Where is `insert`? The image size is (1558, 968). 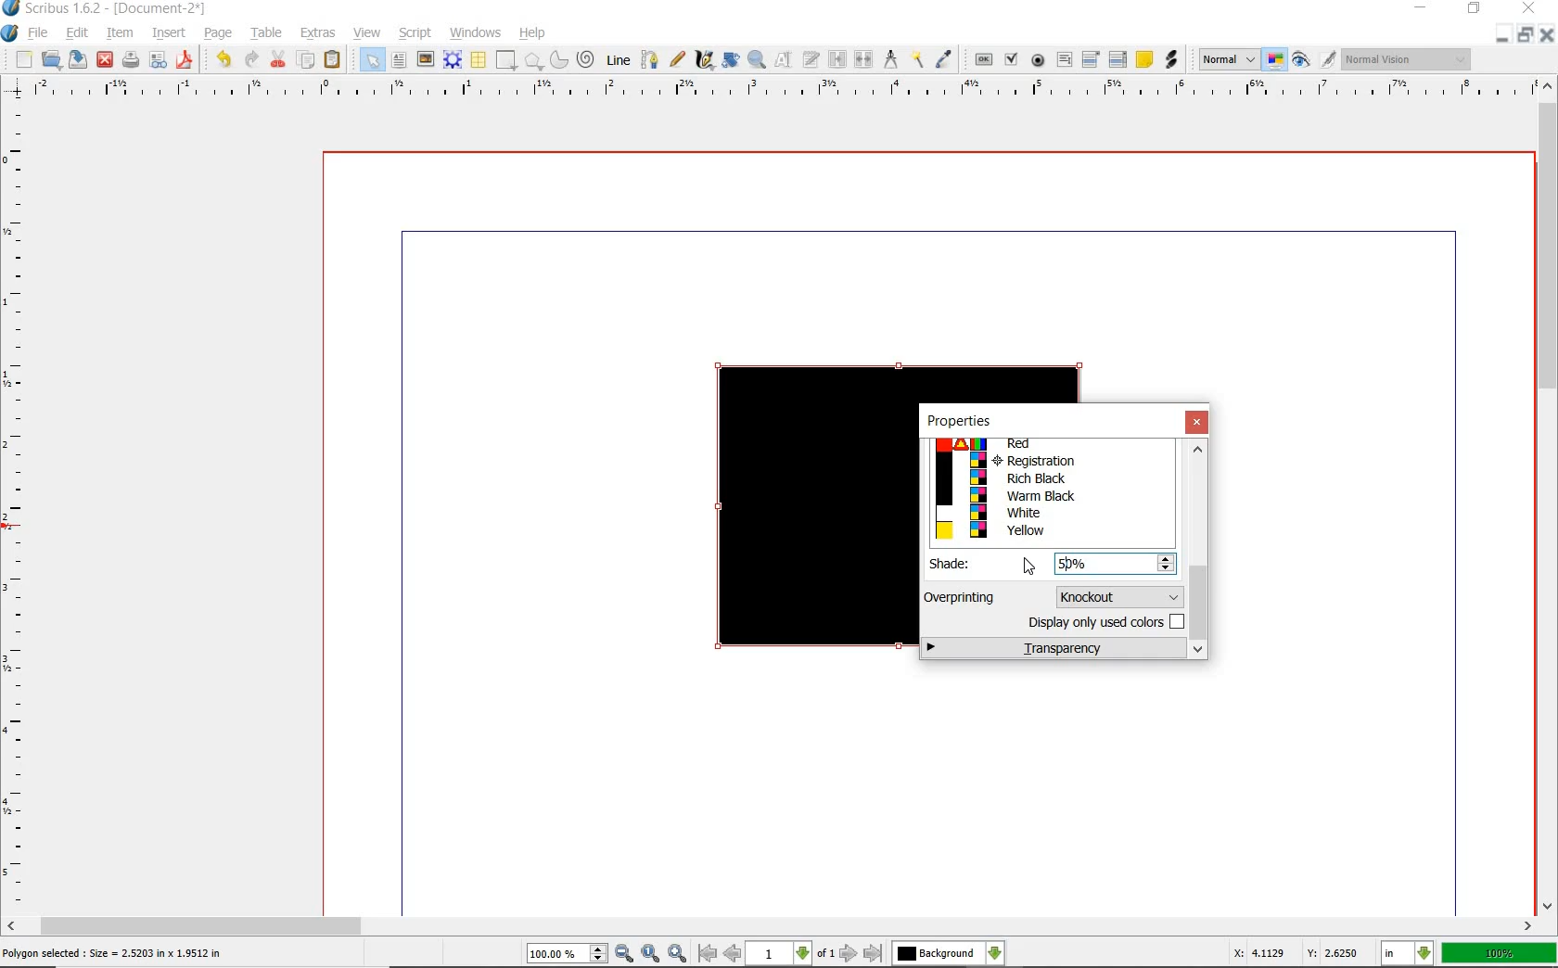
insert is located at coordinates (172, 32).